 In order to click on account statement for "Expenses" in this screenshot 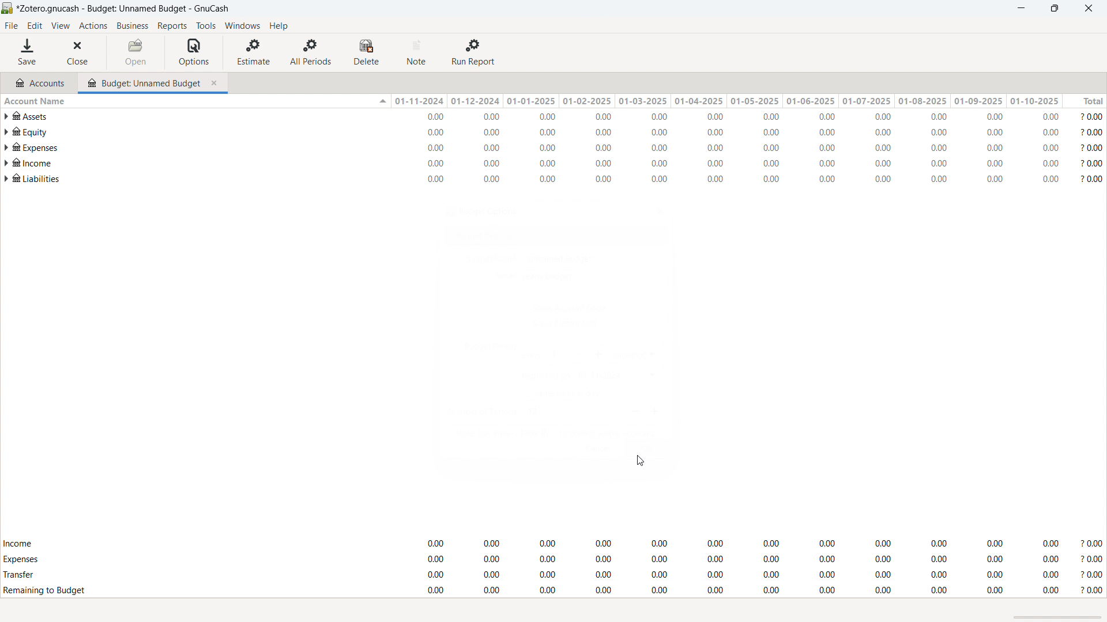, I will do `click(561, 147)`.